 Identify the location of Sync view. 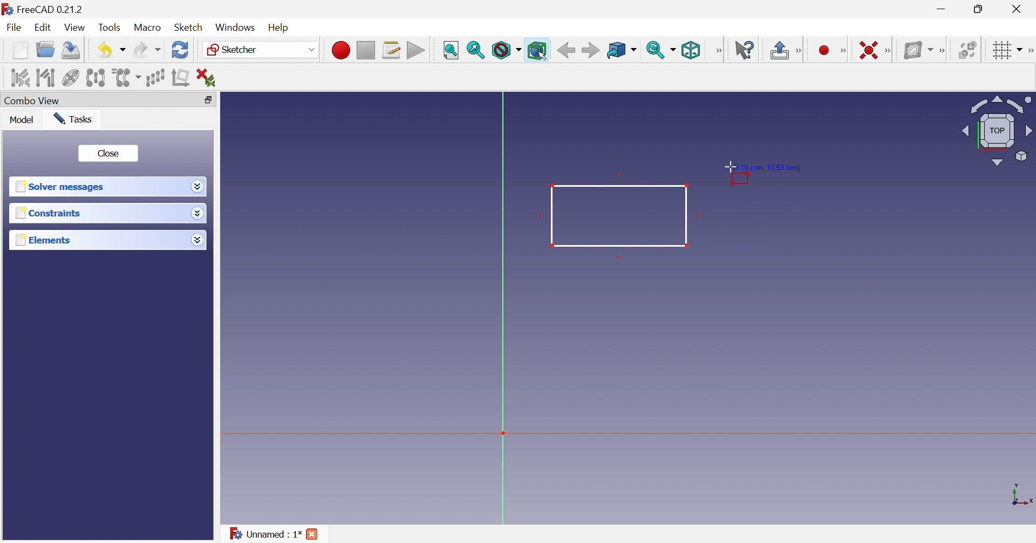
(662, 50).